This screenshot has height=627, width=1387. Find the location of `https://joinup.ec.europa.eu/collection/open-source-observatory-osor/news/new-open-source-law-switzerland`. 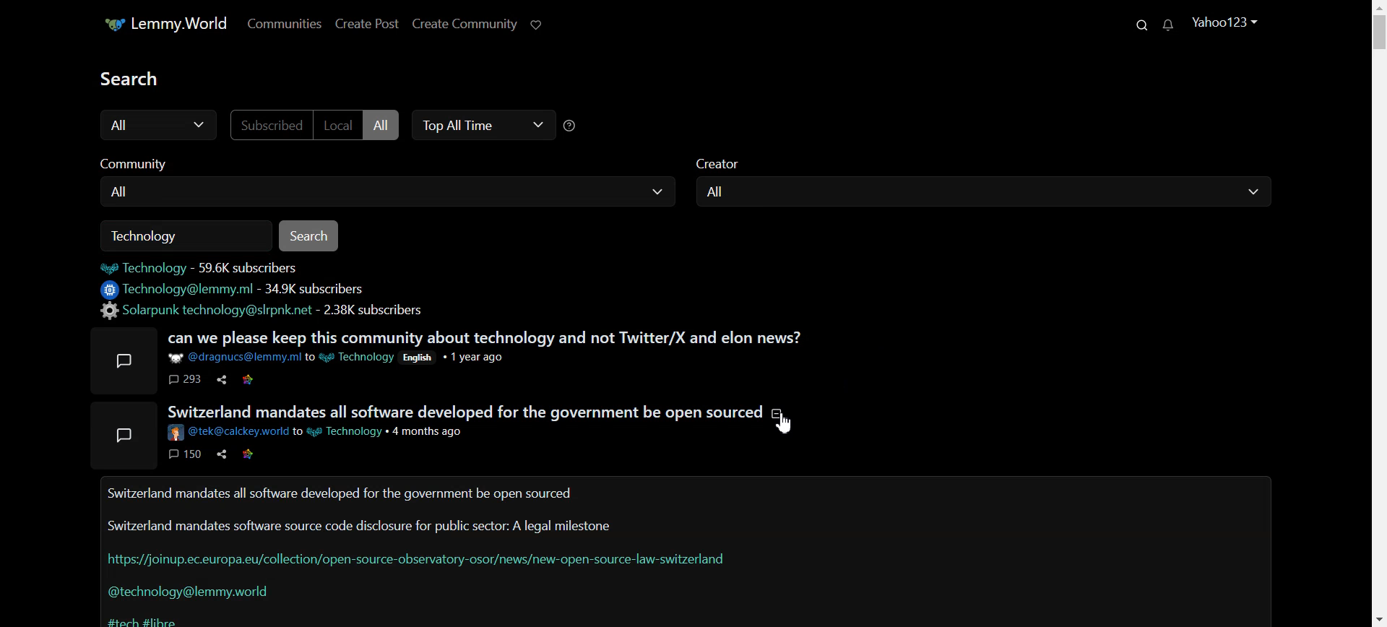

https://joinup.ec.europa.eu/collection/open-source-observatory-osor/news/new-open-source-law-switzerland is located at coordinates (418, 559).